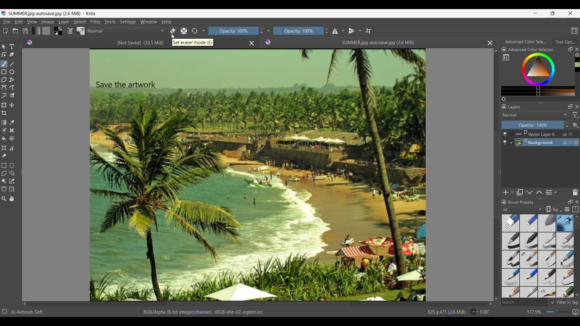 This screenshot has height=326, width=580. Describe the element at coordinates (522, 203) in the screenshot. I see `Brush Presets` at that location.